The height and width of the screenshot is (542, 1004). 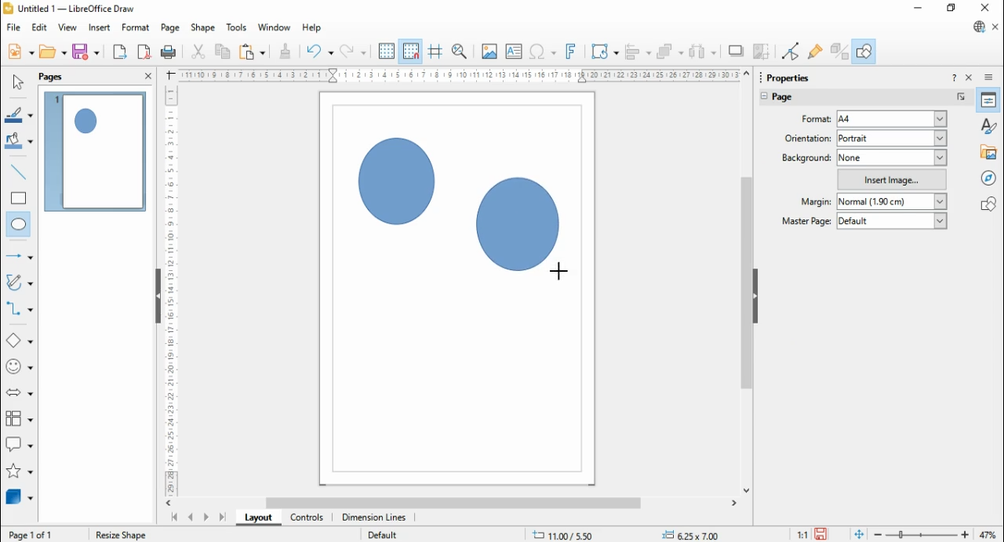 What do you see at coordinates (703, 52) in the screenshot?
I see `select at least three objects to distribute` at bounding box center [703, 52].